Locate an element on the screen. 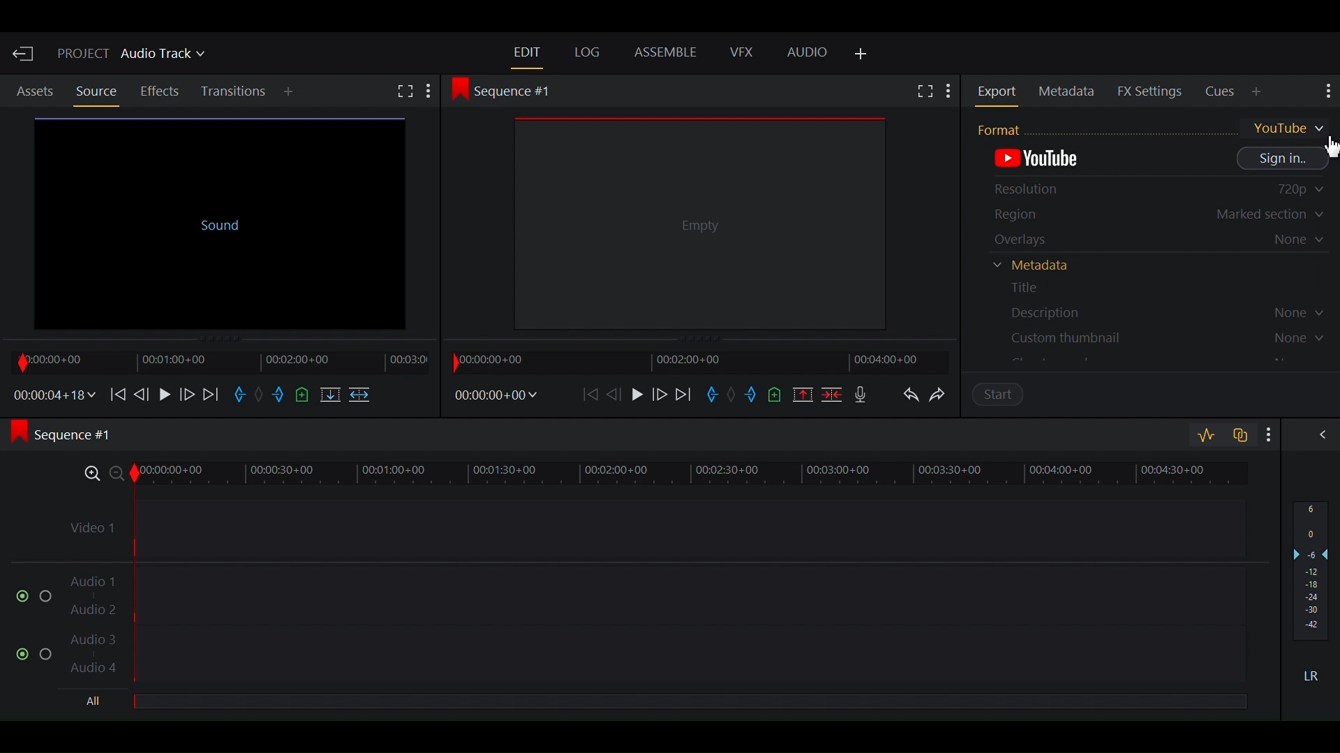 This screenshot has height=753, width=1340. Cues is located at coordinates (1221, 92).